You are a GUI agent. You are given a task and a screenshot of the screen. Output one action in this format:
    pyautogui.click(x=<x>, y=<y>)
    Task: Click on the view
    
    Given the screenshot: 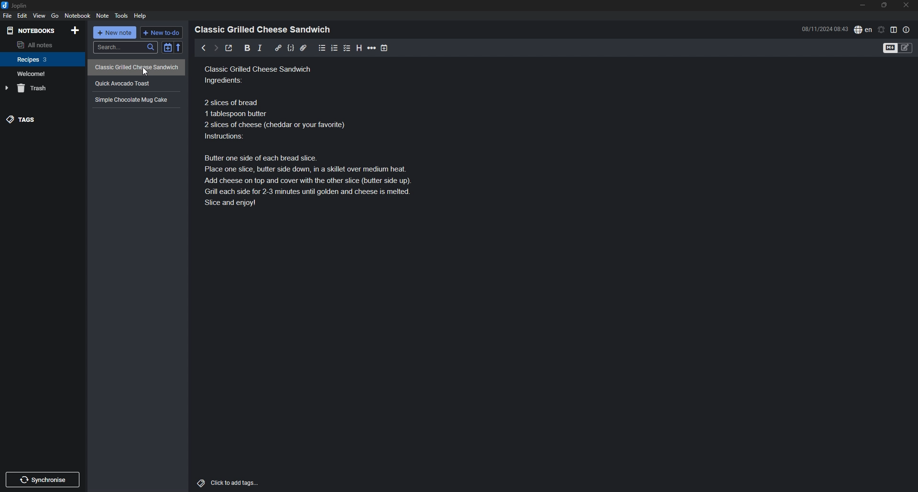 What is the action you would take?
    pyautogui.click(x=39, y=16)
    